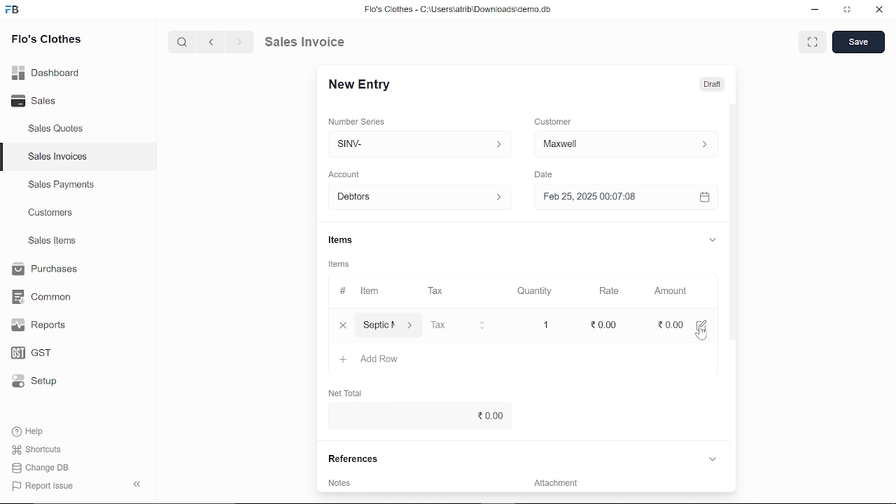 The image size is (896, 504). Describe the element at coordinates (43, 485) in the screenshot. I see `Report Issue` at that location.